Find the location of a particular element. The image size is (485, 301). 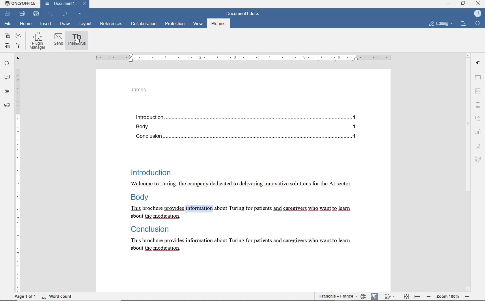

HEADER AND FOOTER is located at coordinates (478, 104).